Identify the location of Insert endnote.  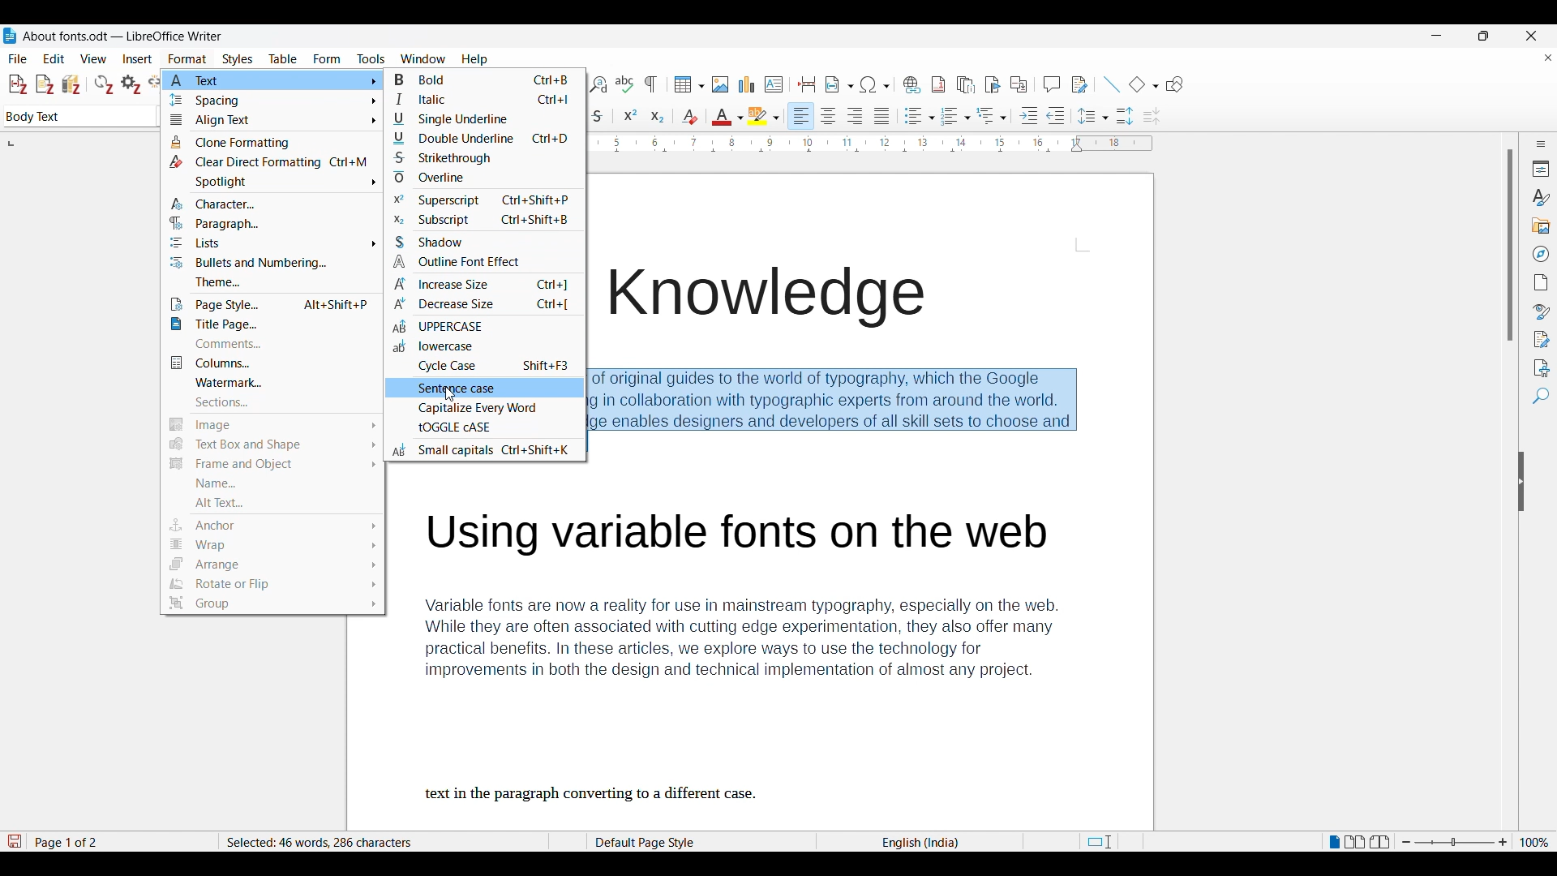
(966, 85).